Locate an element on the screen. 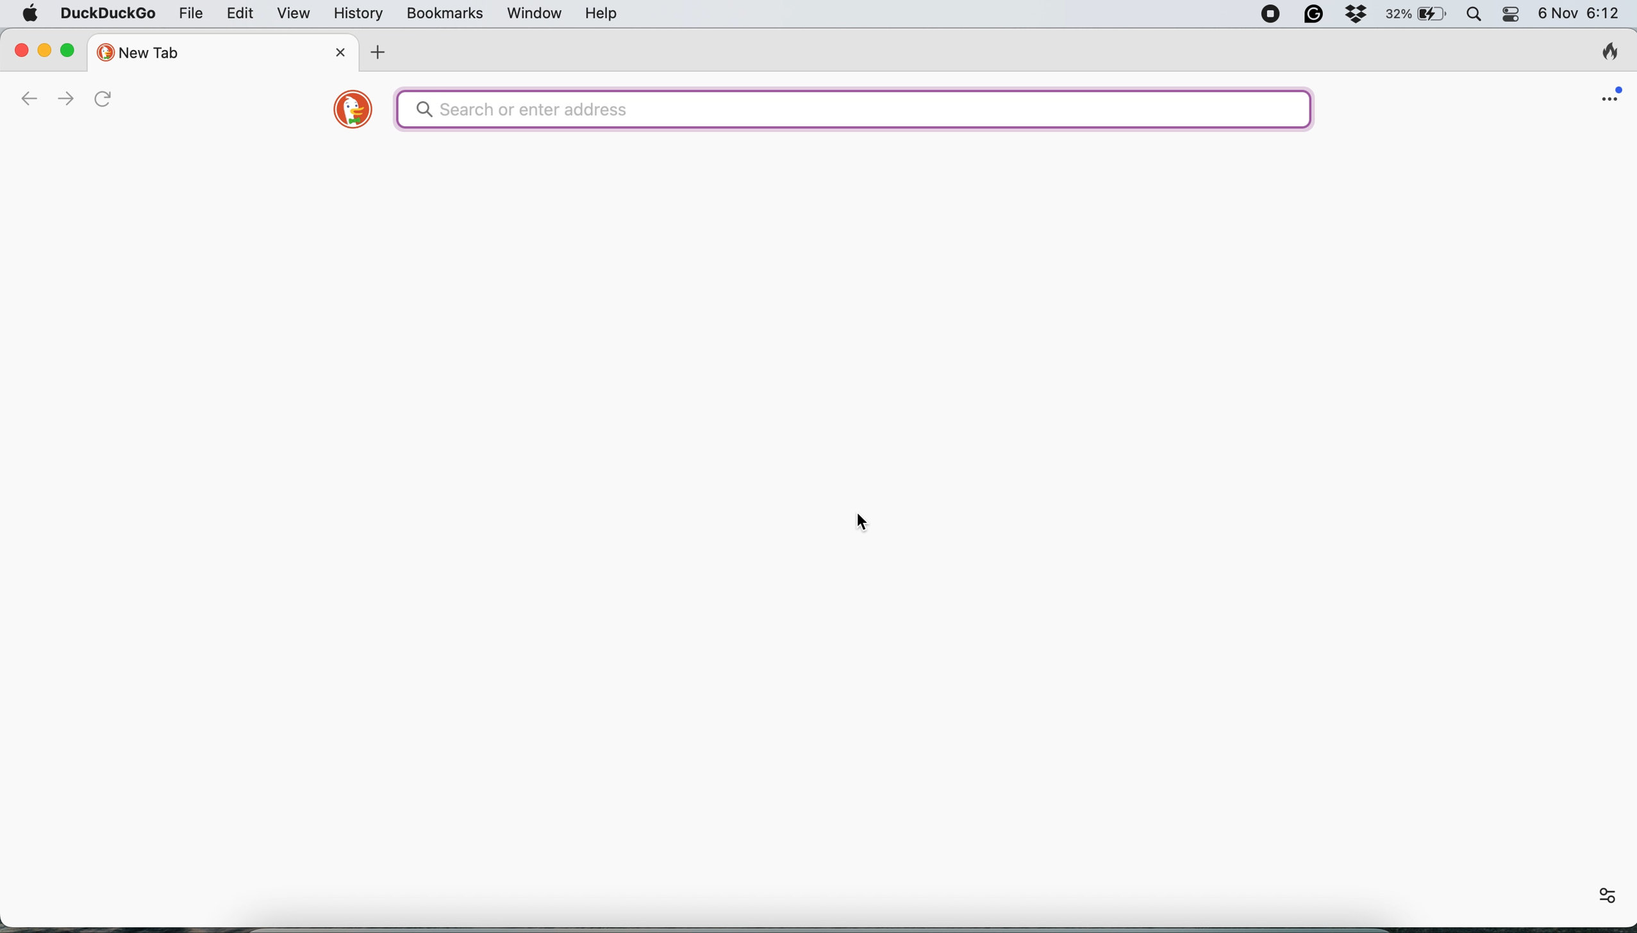 Image resolution: width=1637 pixels, height=933 pixels. window is located at coordinates (536, 14).